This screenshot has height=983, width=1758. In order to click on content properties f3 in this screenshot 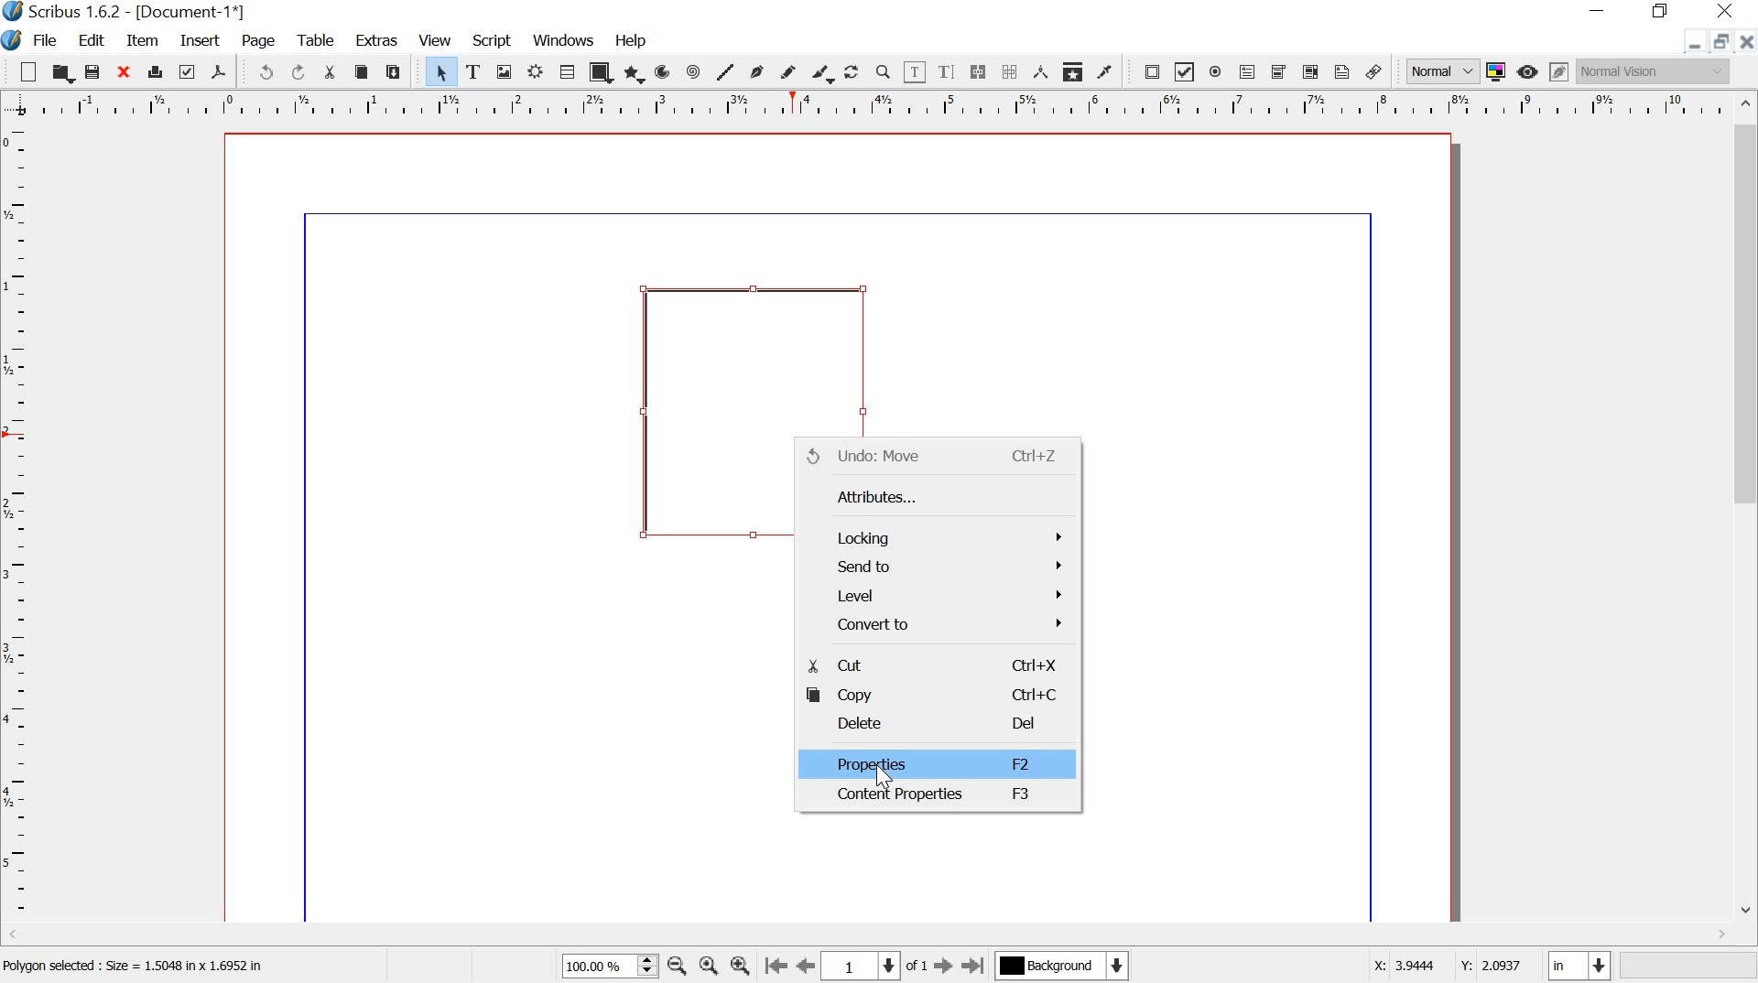, I will do `click(935, 795)`.